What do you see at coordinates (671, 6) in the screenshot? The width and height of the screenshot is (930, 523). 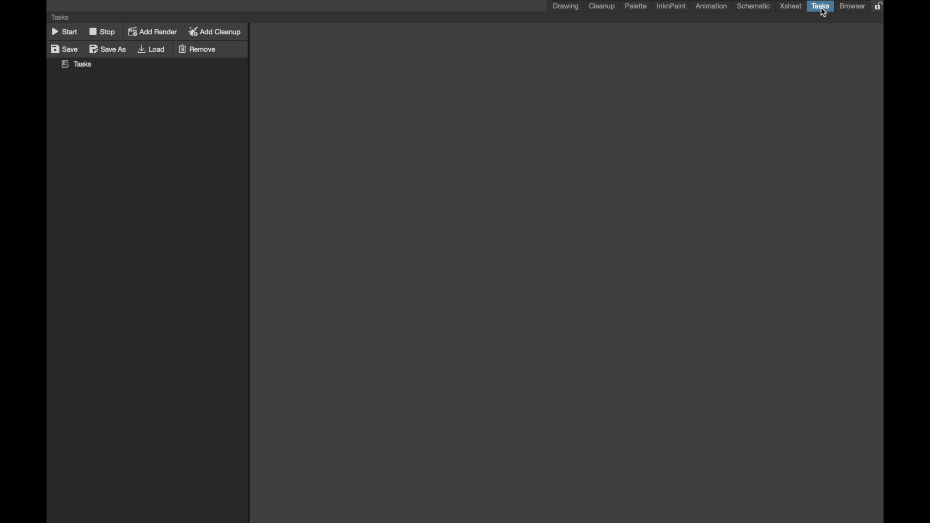 I see `inknpaint` at bounding box center [671, 6].